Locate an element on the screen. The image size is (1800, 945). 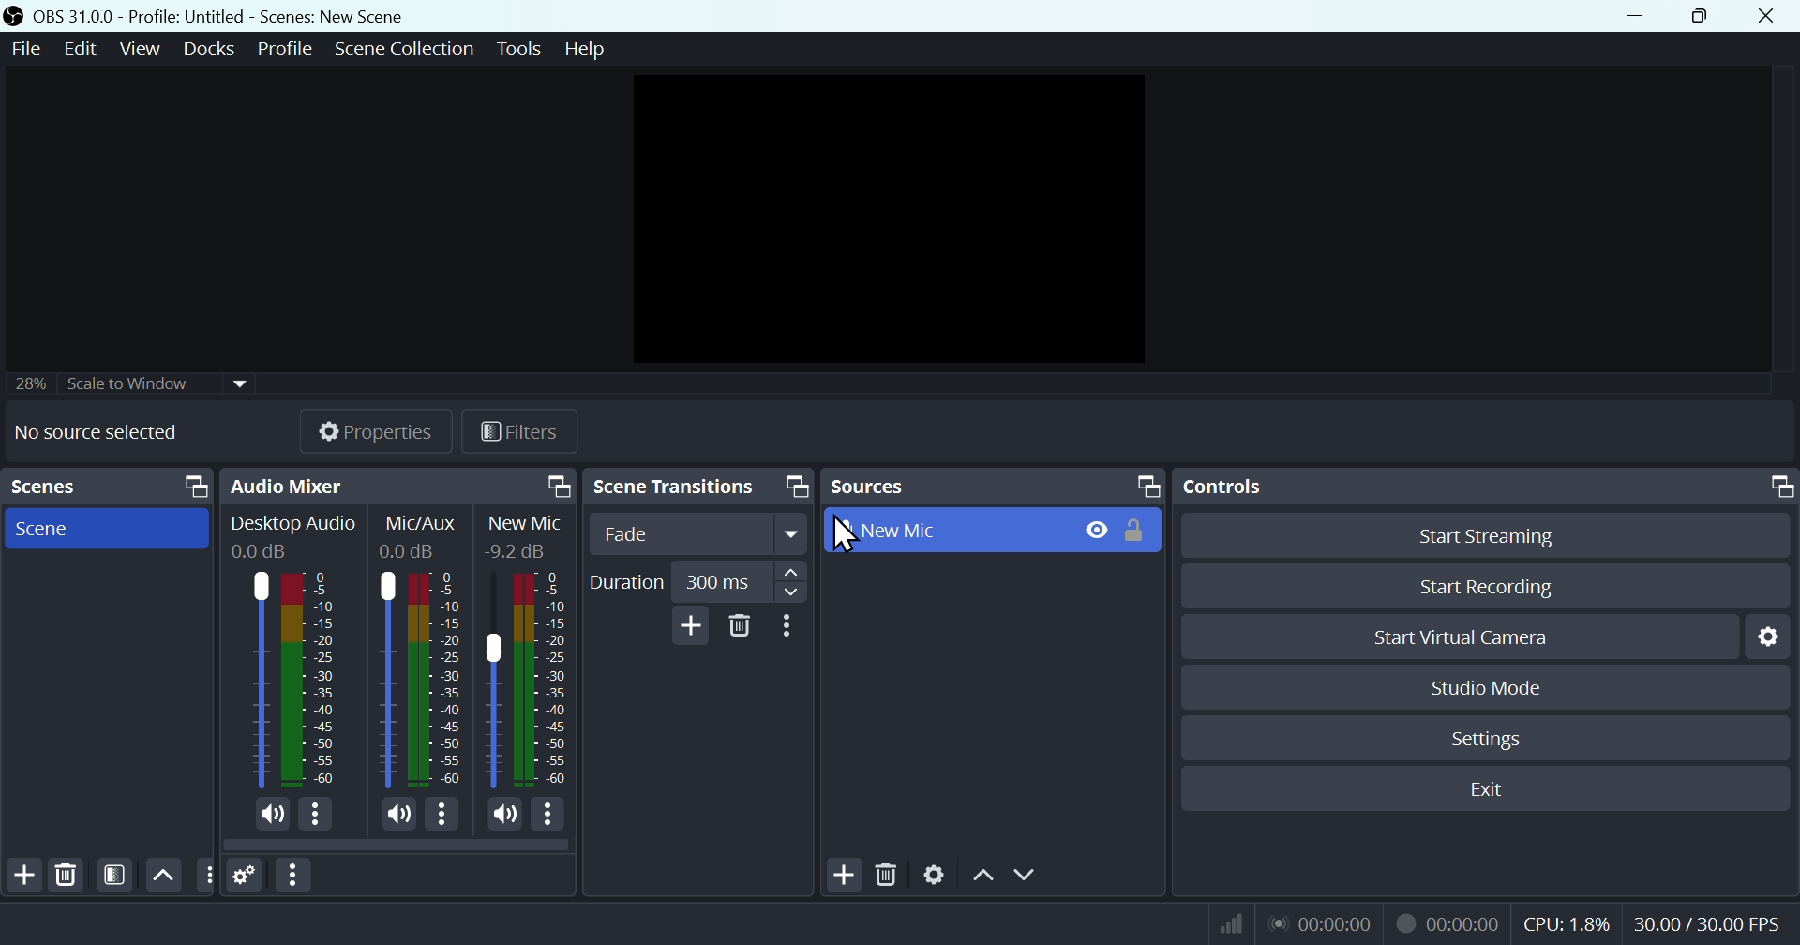
start virtual camera is located at coordinates (1447, 638).